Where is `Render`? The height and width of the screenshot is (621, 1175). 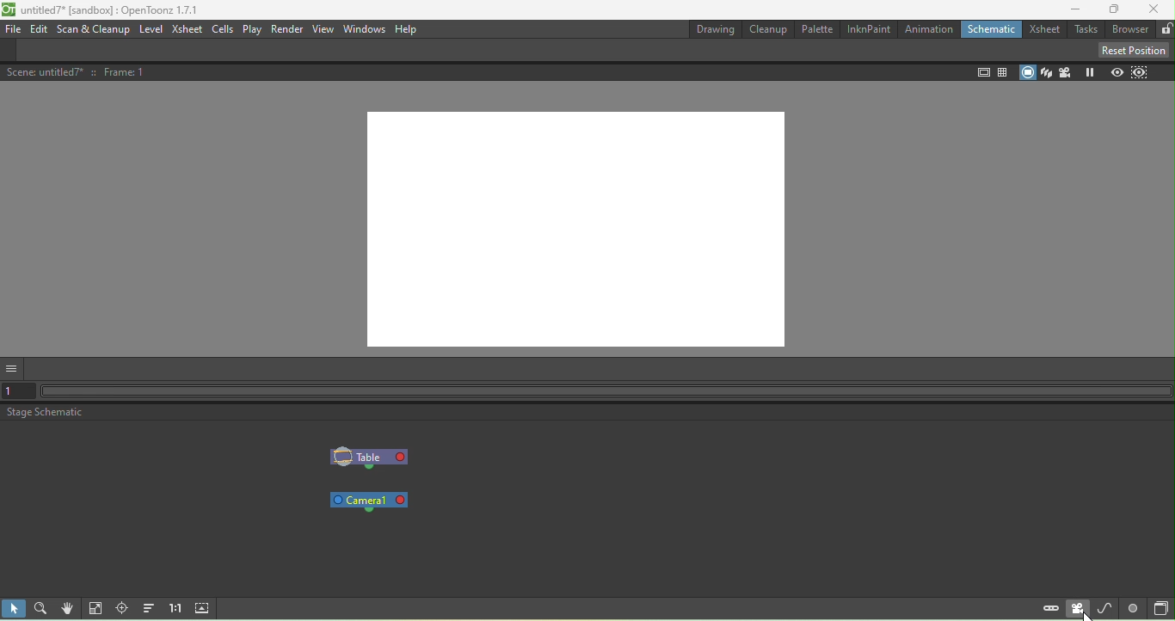 Render is located at coordinates (287, 29).